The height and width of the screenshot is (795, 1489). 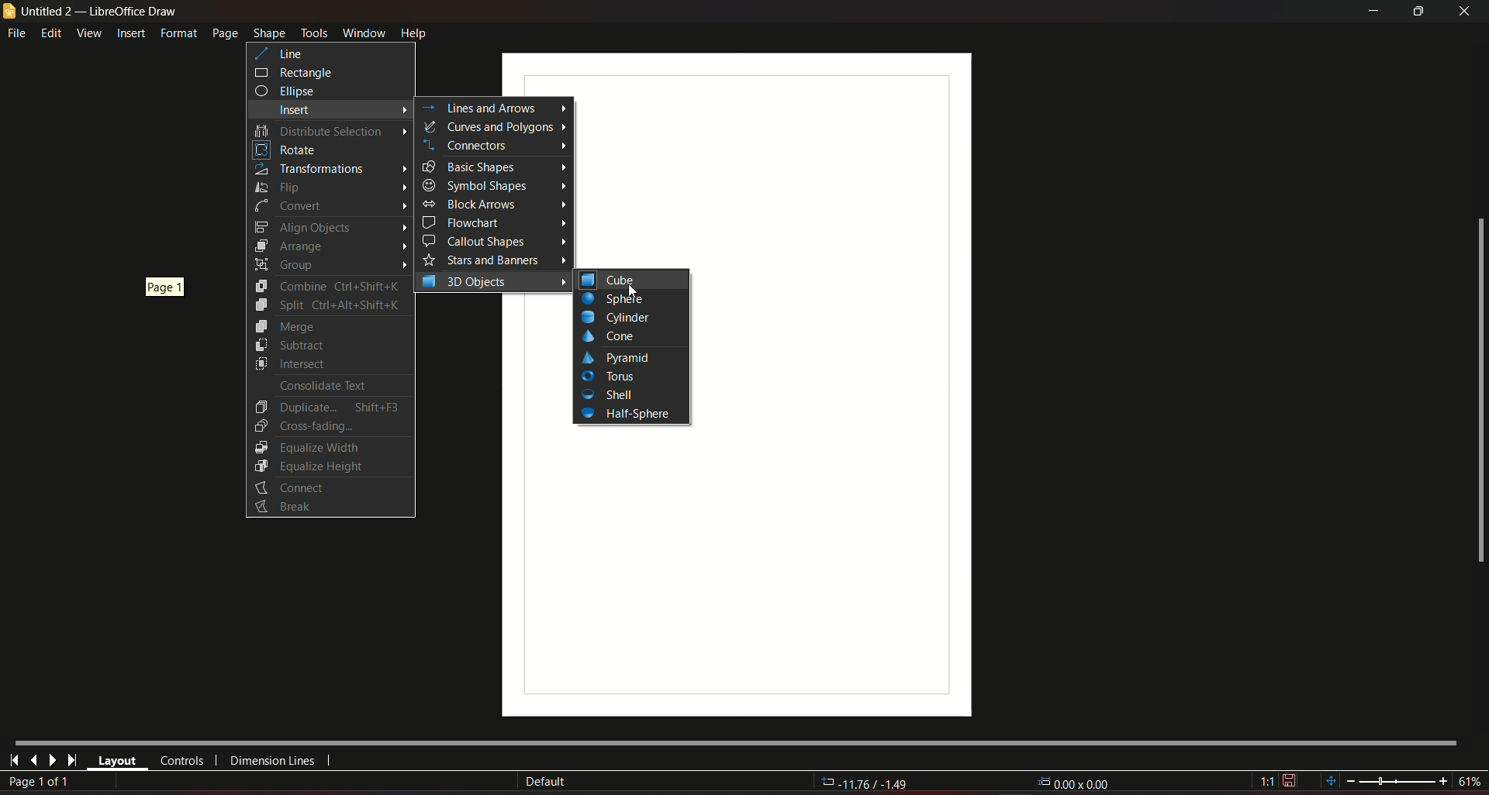 What do you see at coordinates (560, 282) in the screenshot?
I see `Arrow` at bounding box center [560, 282].